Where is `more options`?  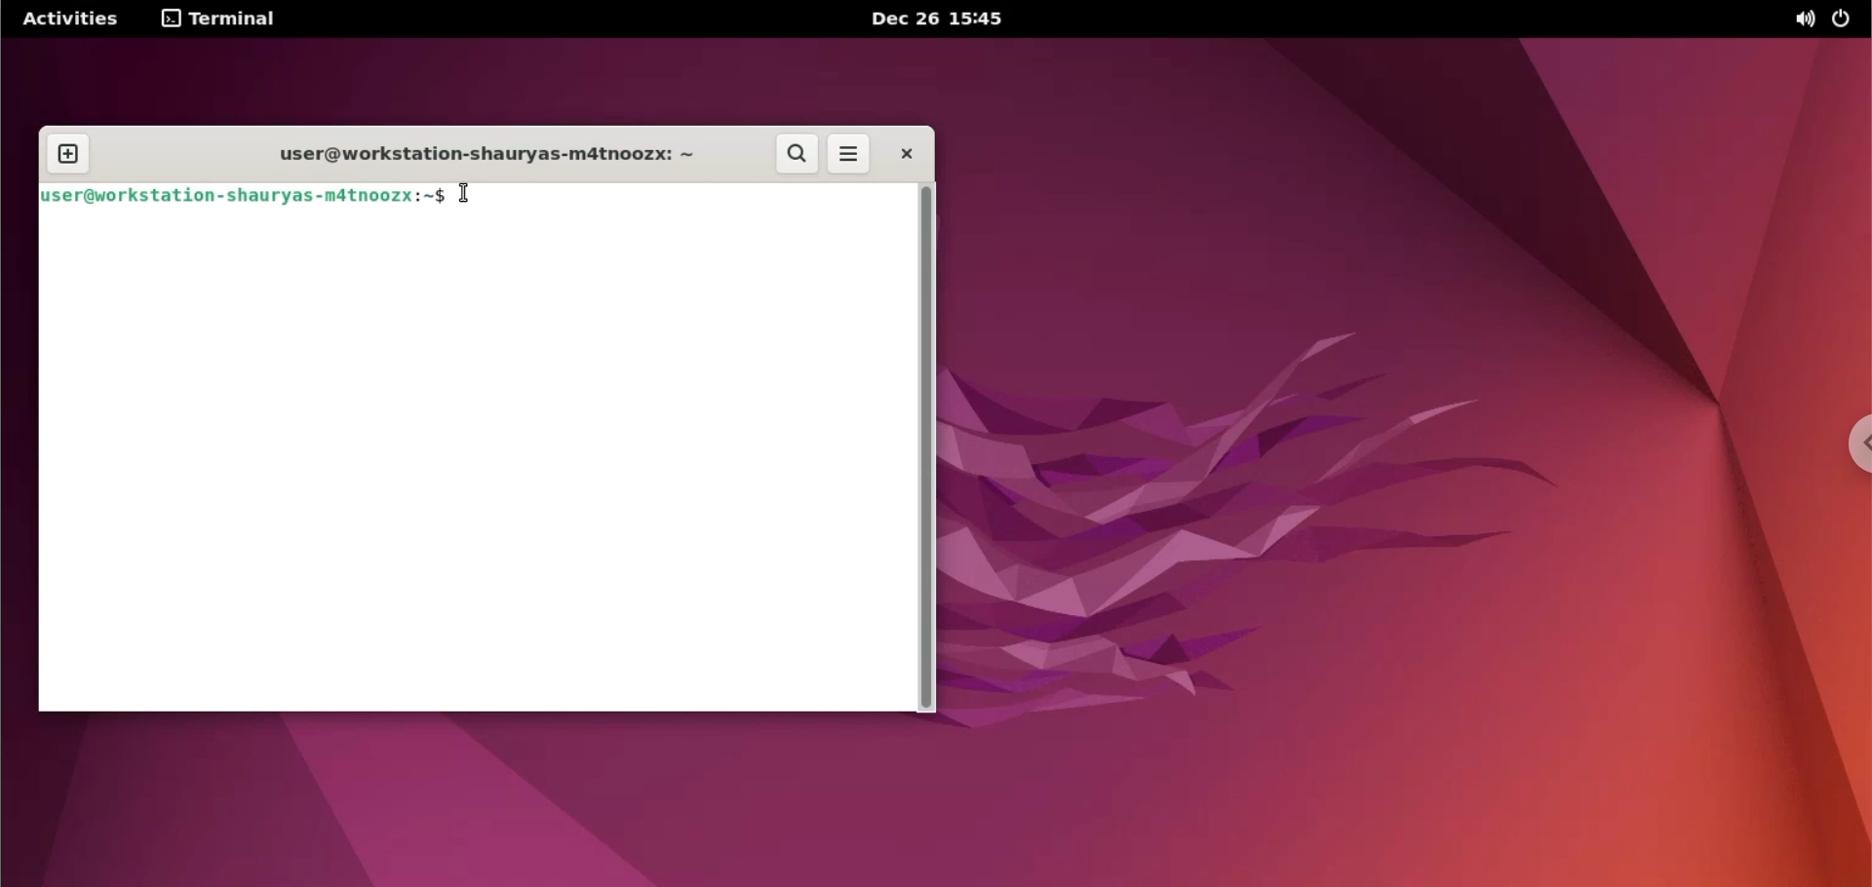
more options is located at coordinates (849, 155).